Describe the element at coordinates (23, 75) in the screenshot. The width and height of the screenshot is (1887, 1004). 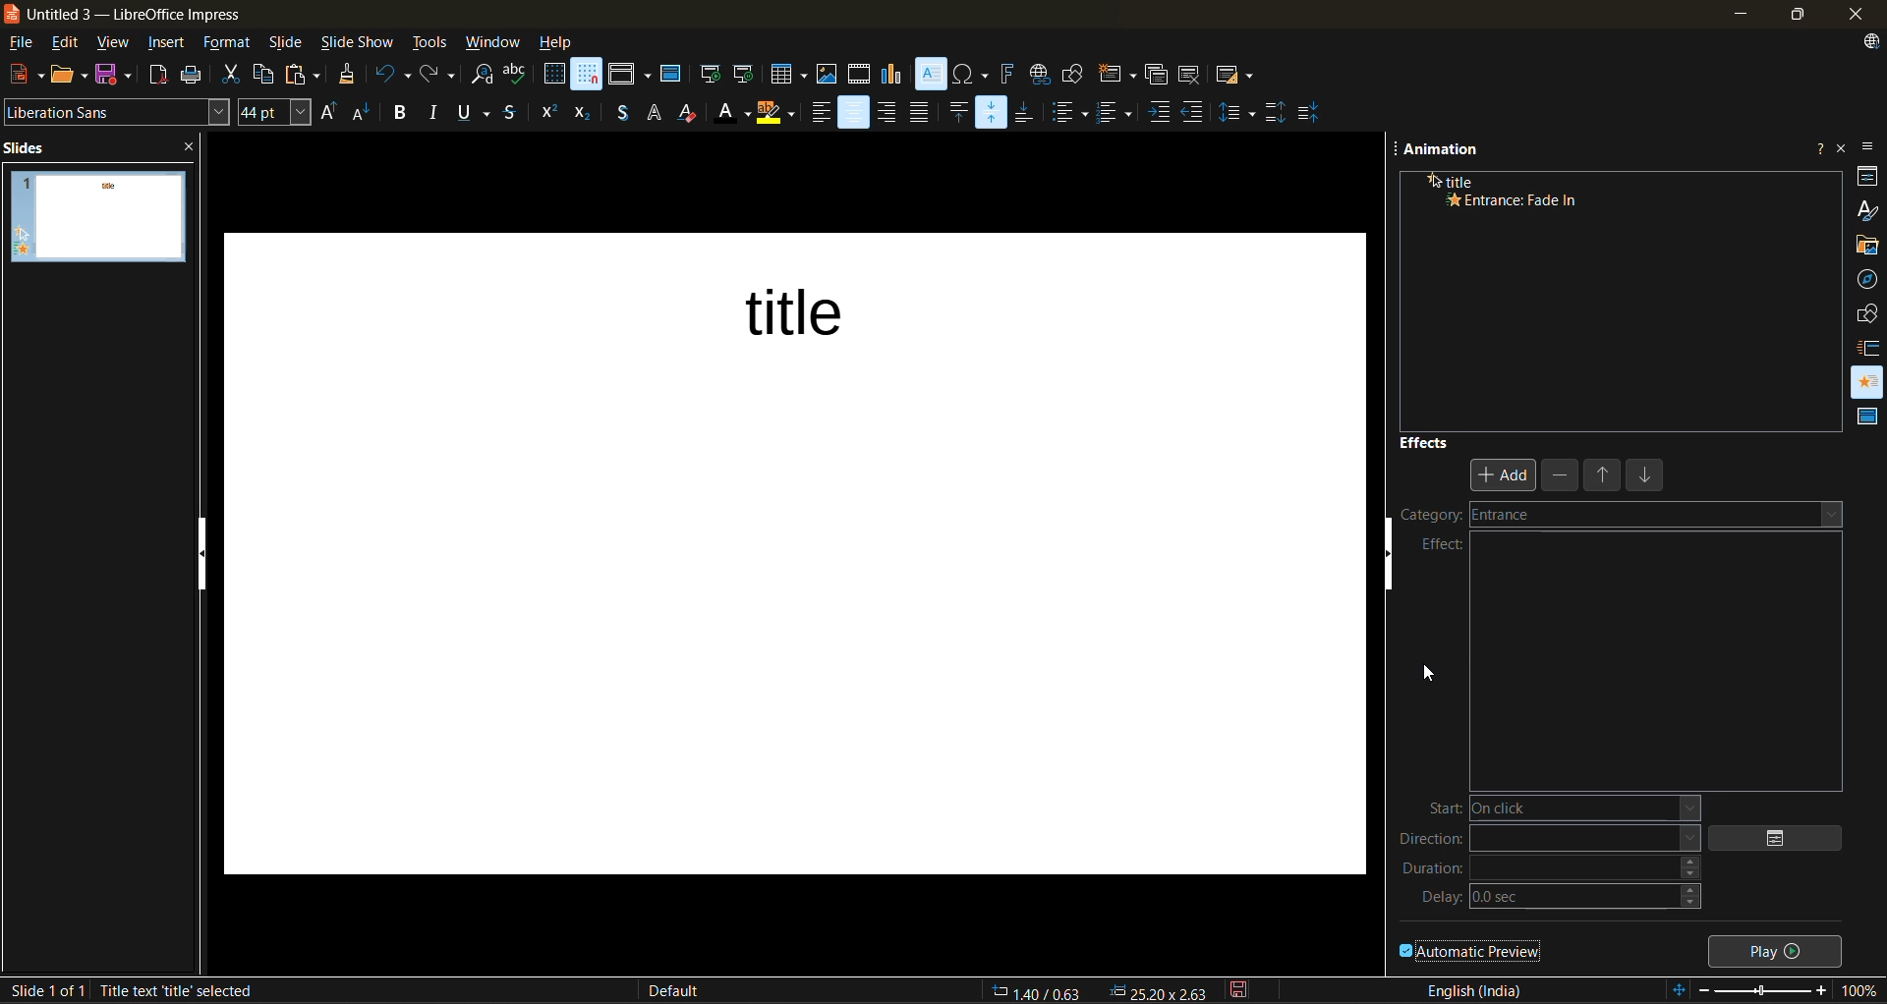
I see `new` at that location.